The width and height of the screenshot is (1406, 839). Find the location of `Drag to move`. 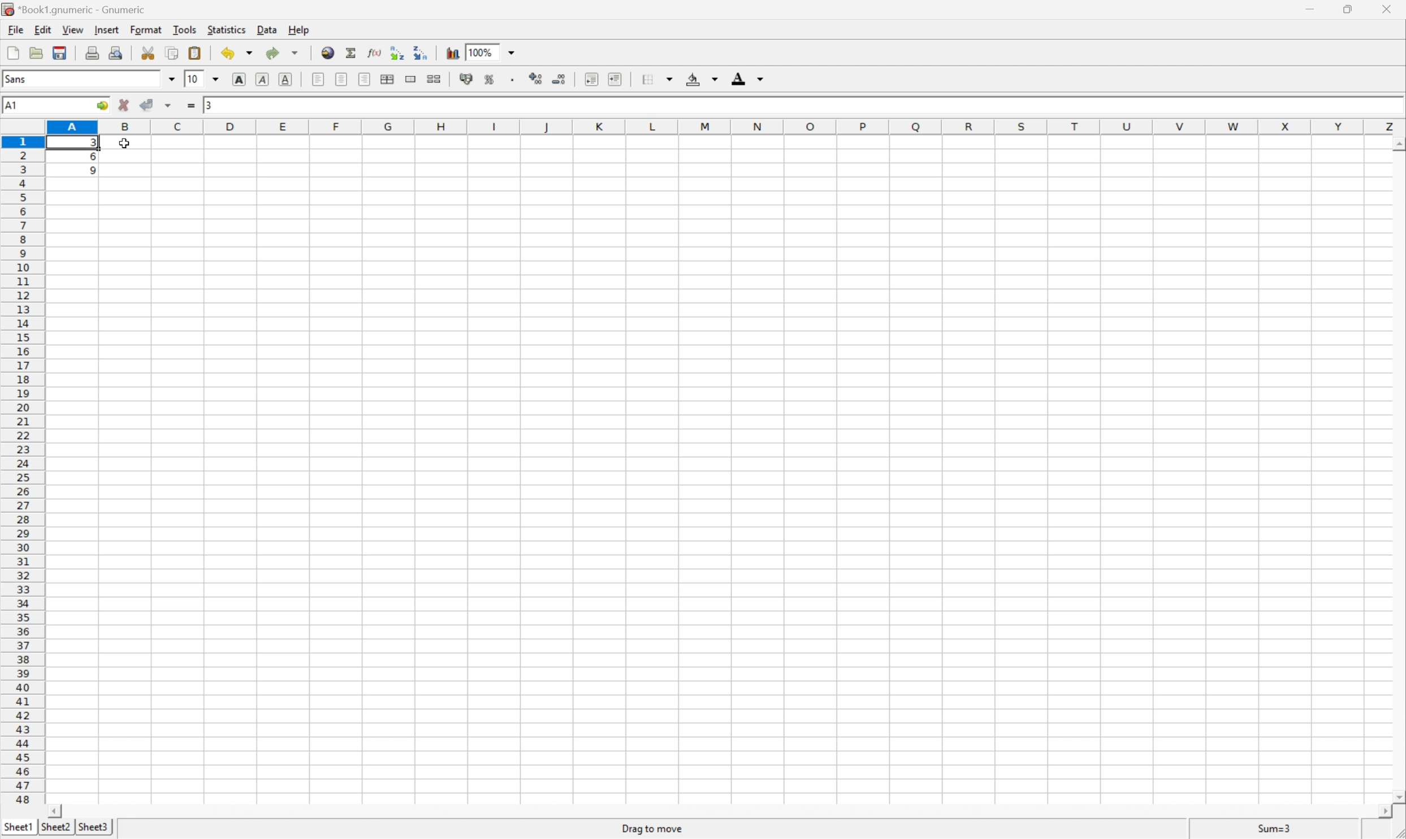

Drag to move is located at coordinates (653, 826).